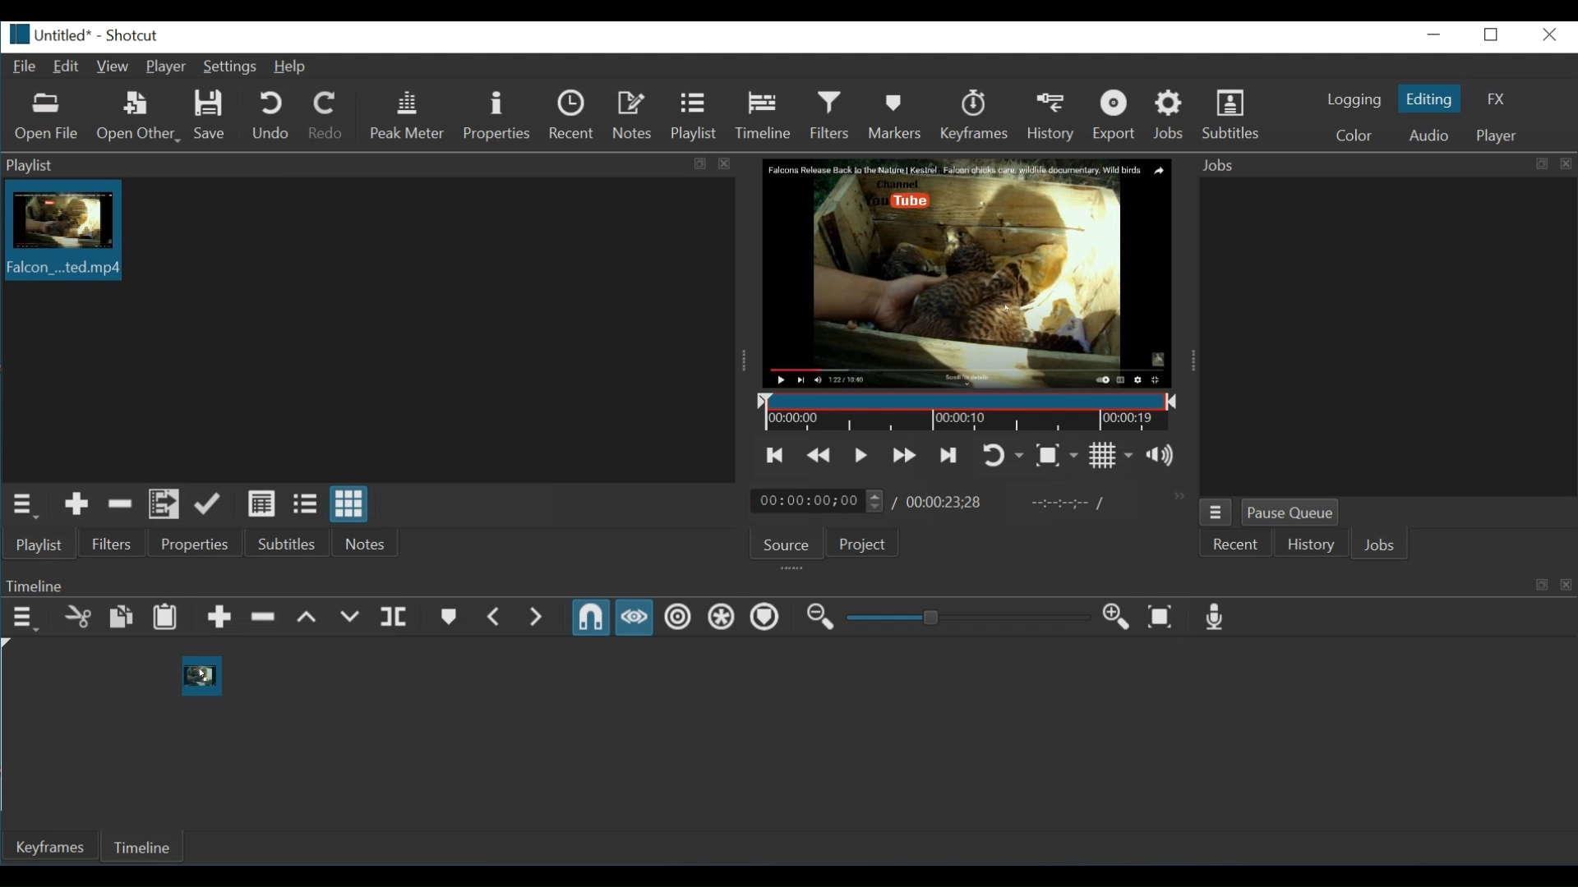 The image size is (1578, 887). What do you see at coordinates (25, 618) in the screenshot?
I see `Timeline menu` at bounding box center [25, 618].